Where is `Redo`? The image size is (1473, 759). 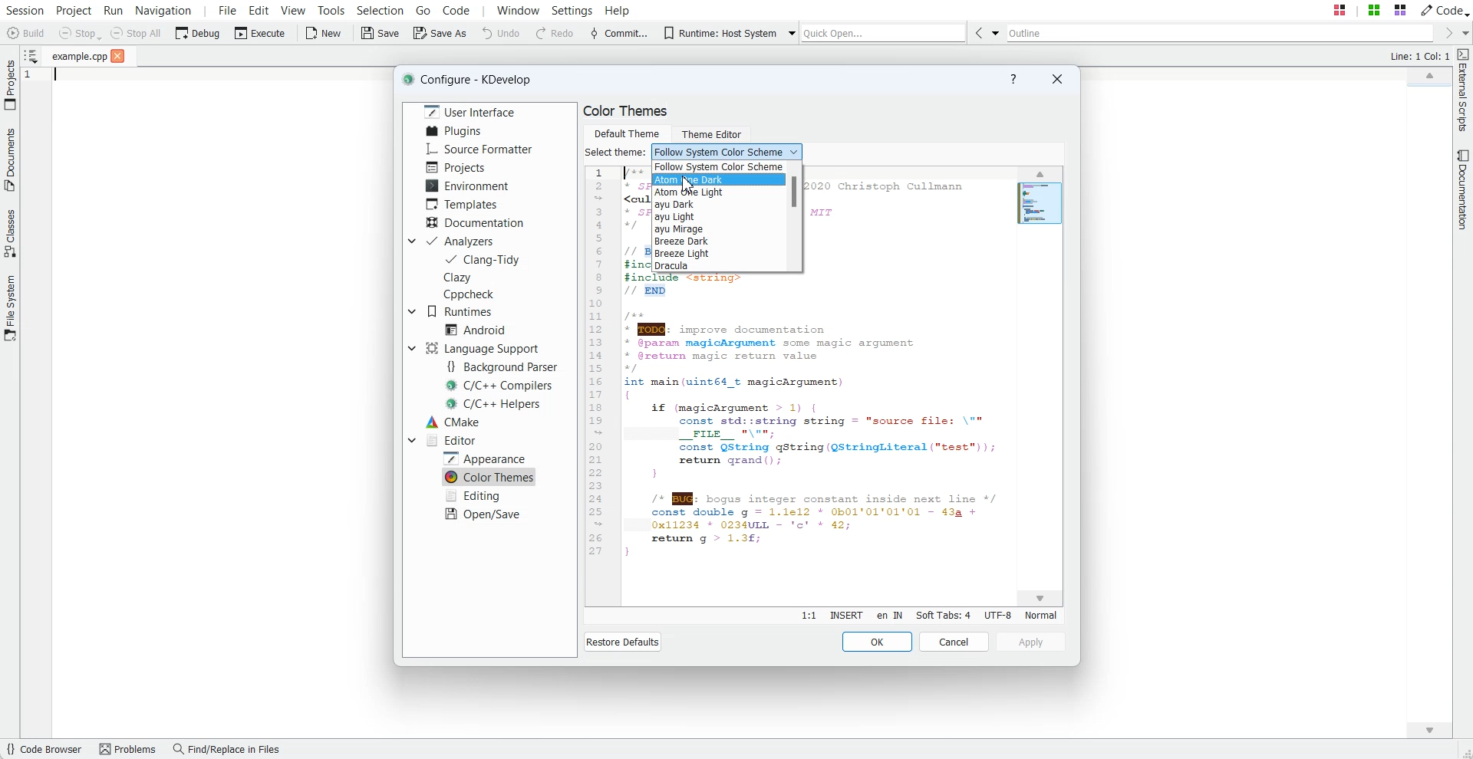 Redo is located at coordinates (555, 34).